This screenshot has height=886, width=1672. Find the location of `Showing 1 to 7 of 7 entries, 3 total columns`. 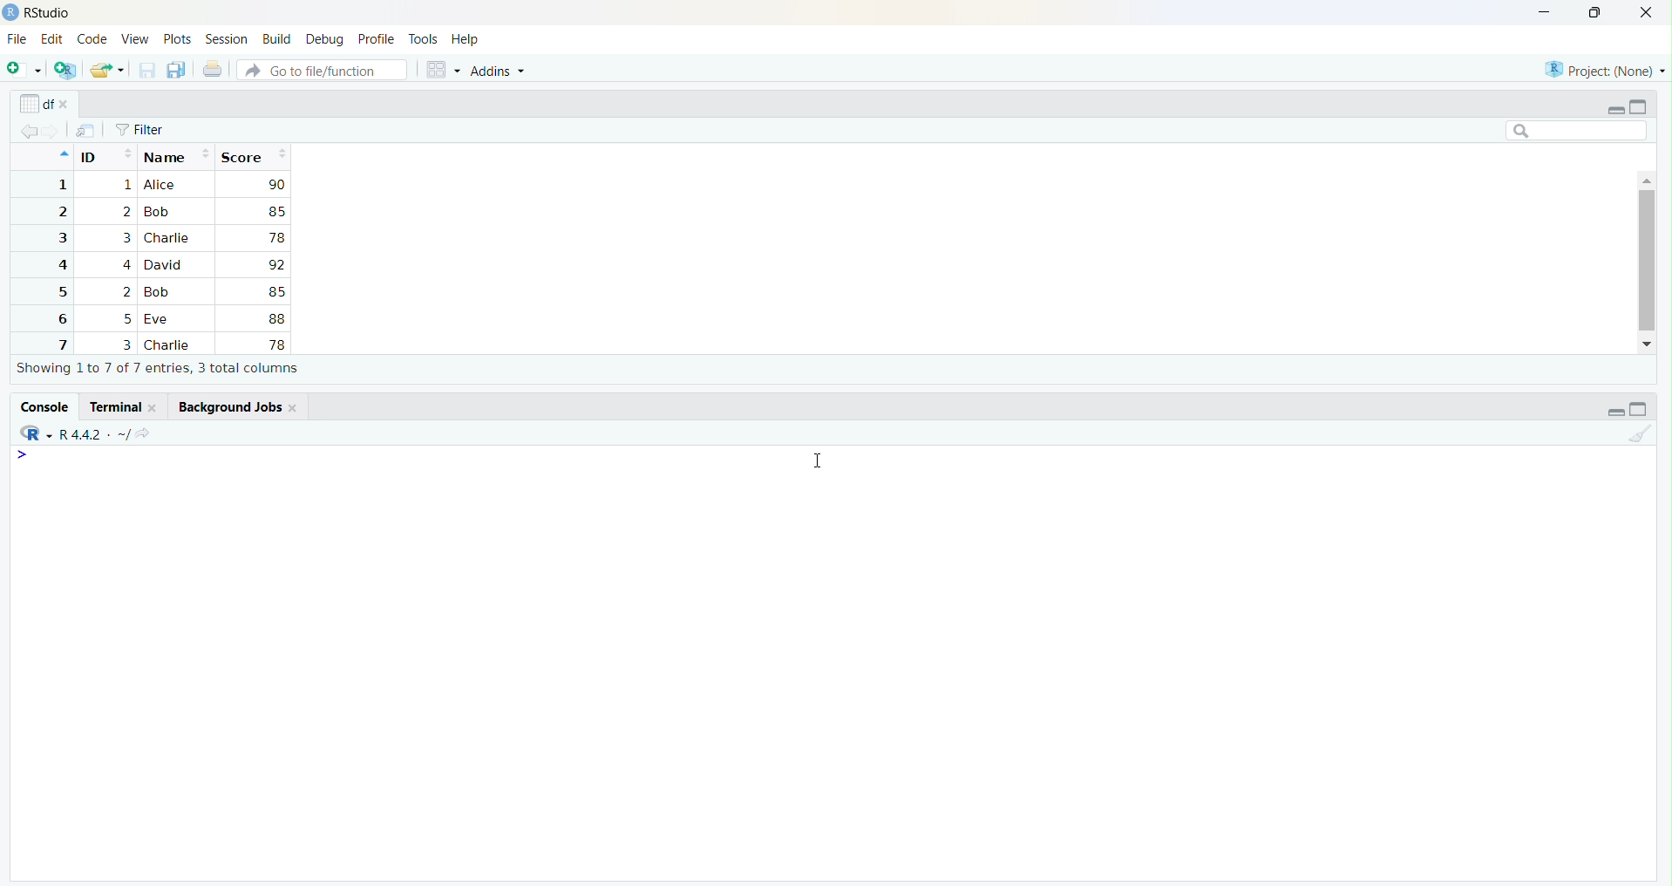

Showing 1 to 7 of 7 entries, 3 total columns is located at coordinates (159, 369).